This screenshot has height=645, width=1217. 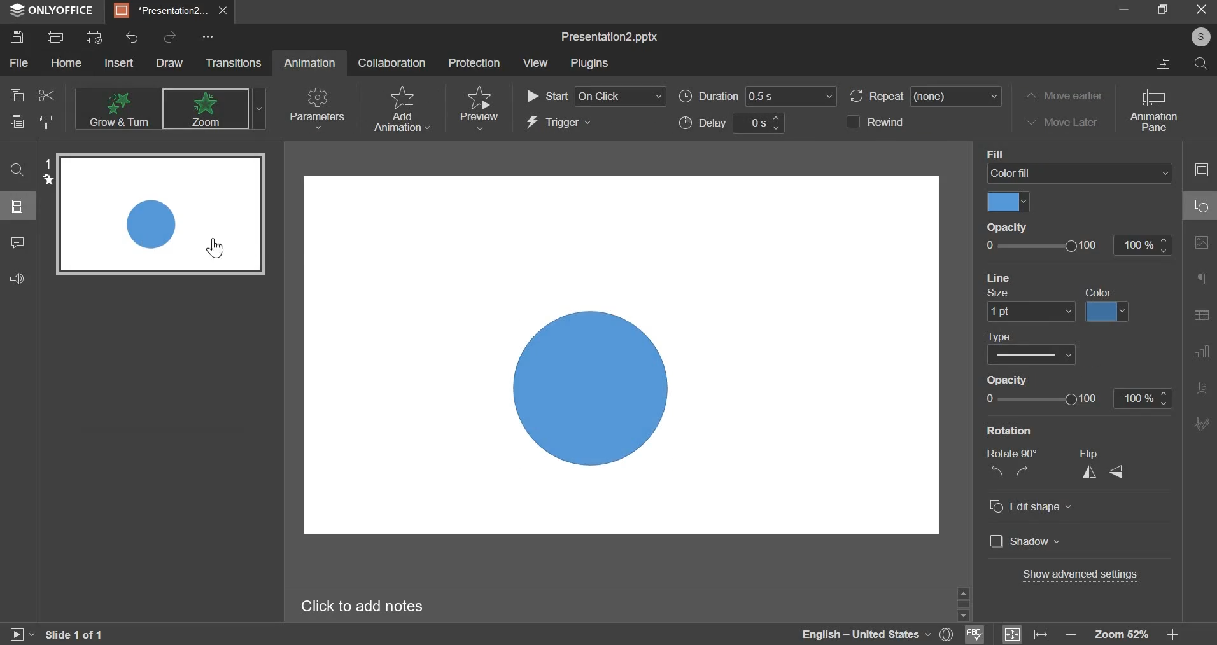 What do you see at coordinates (1004, 226) in the screenshot?
I see `Opacity` at bounding box center [1004, 226].